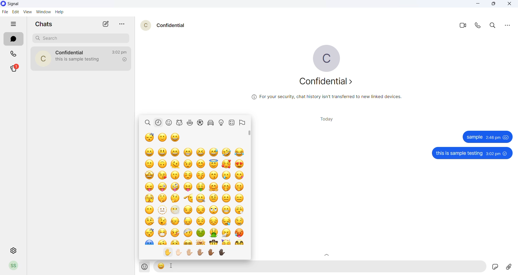 This screenshot has width=518, height=275. What do you see at coordinates (249, 194) in the screenshot?
I see `scrollbar` at bounding box center [249, 194].